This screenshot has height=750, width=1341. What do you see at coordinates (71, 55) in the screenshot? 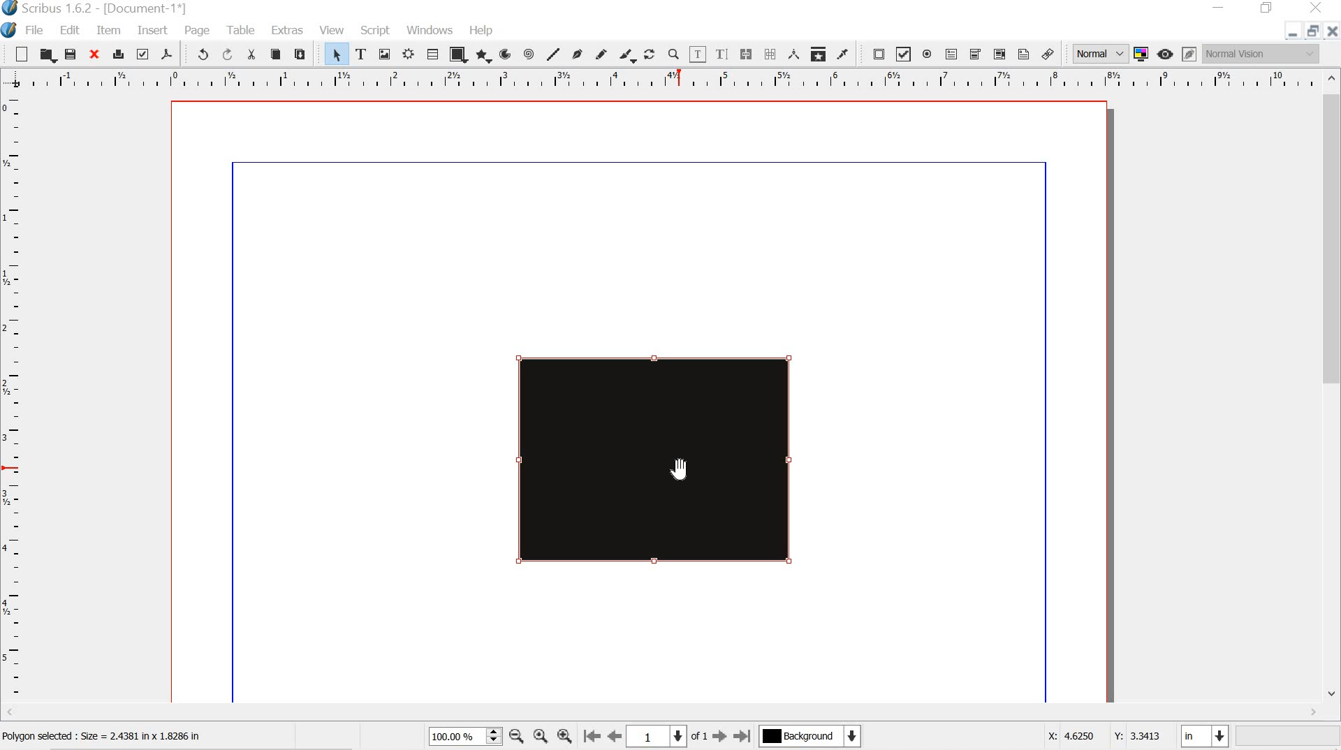
I see `save` at bounding box center [71, 55].